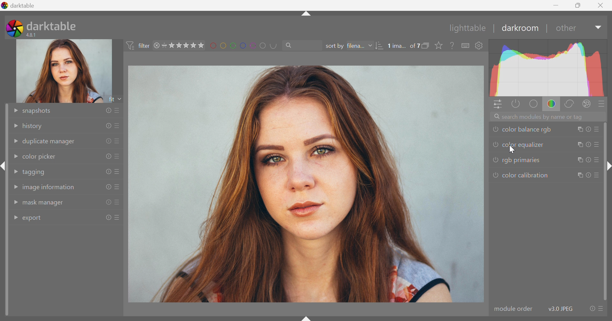 Image resolution: width=612 pixels, height=321 pixels. What do you see at coordinates (118, 109) in the screenshot?
I see `presets` at bounding box center [118, 109].